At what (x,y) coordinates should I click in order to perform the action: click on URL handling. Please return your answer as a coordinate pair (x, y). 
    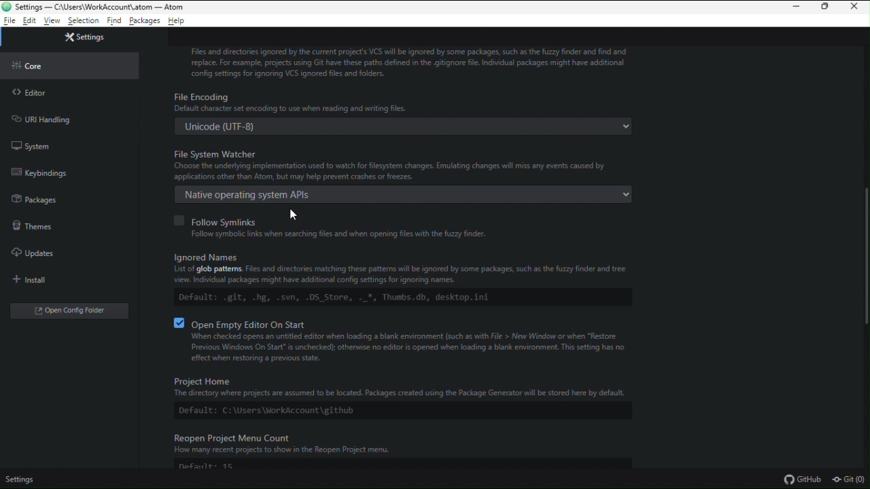
    Looking at the image, I should click on (41, 119).